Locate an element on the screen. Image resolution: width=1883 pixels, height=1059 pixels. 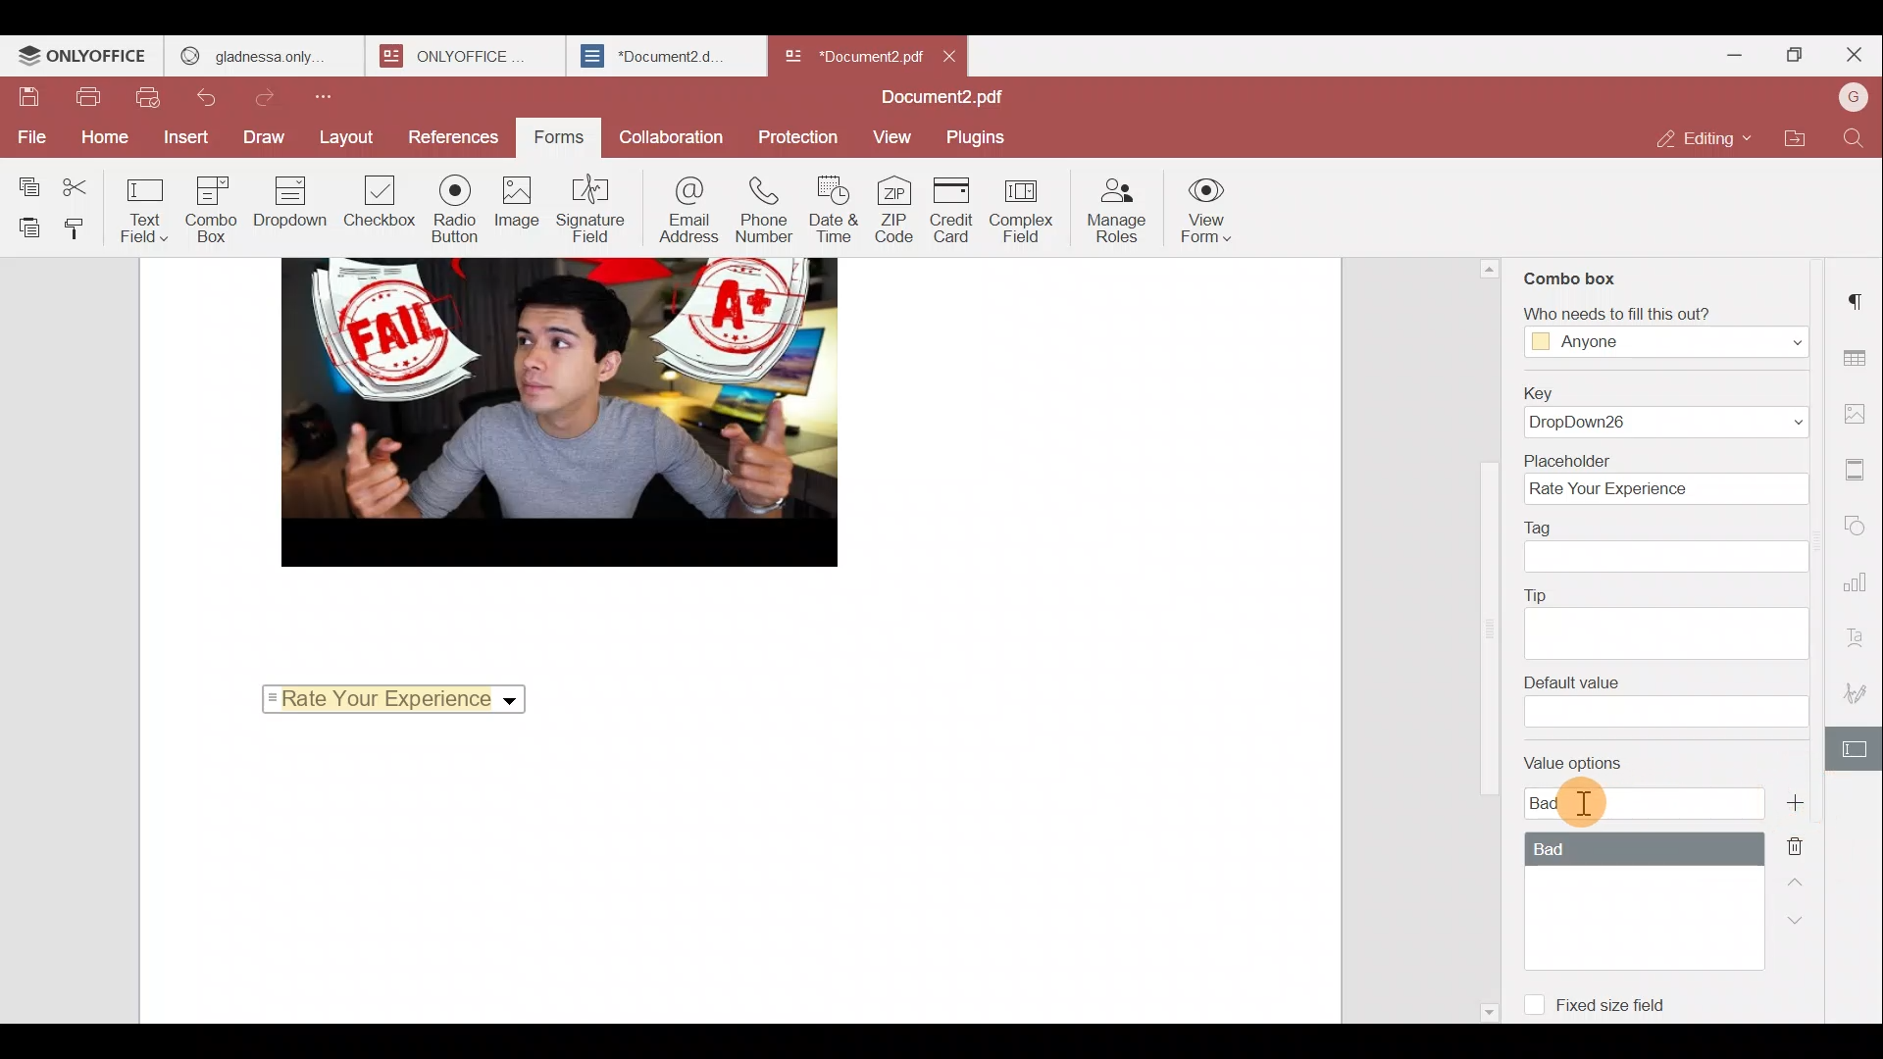
Insert is located at coordinates (180, 137).